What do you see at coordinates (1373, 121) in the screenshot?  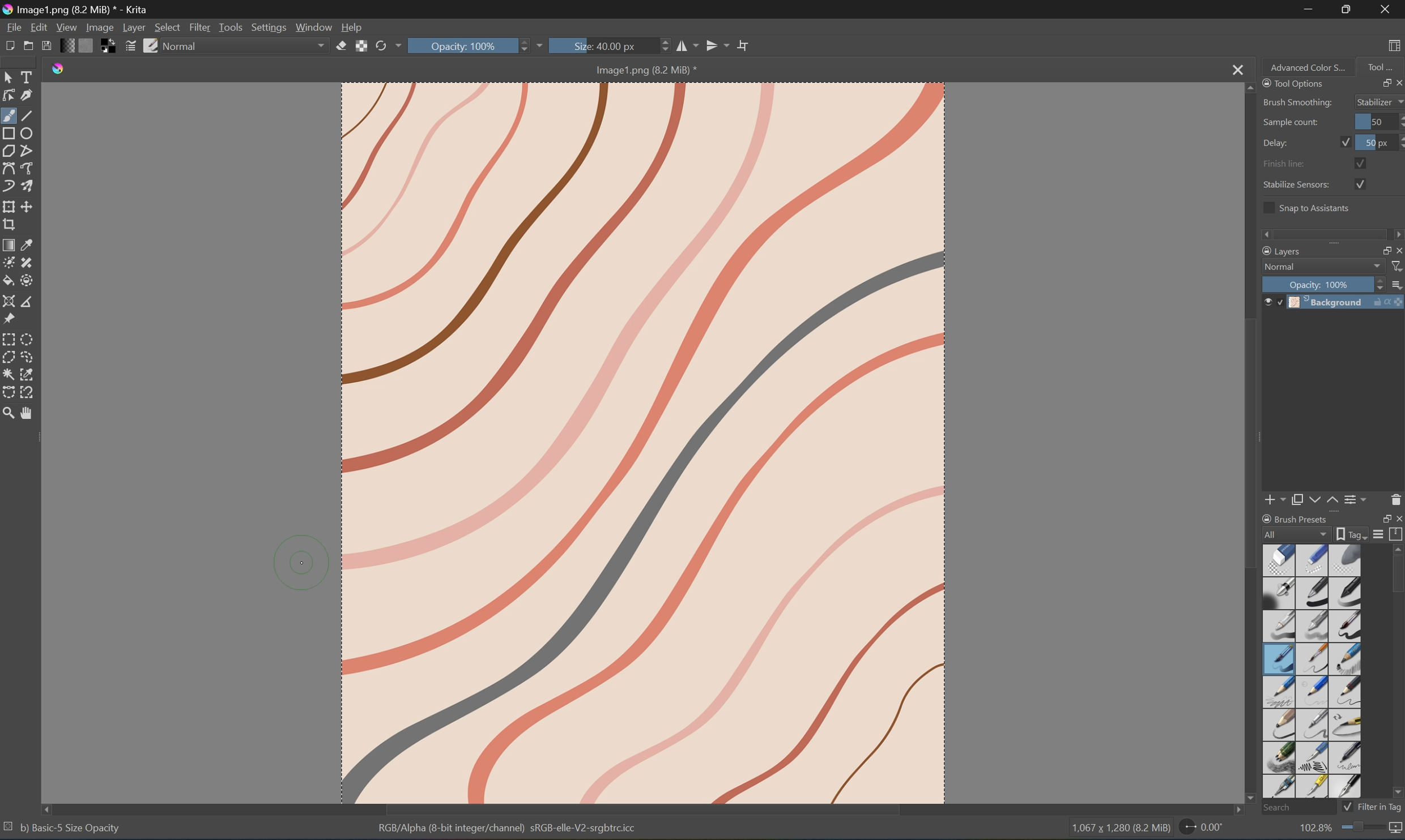 I see `50` at bounding box center [1373, 121].